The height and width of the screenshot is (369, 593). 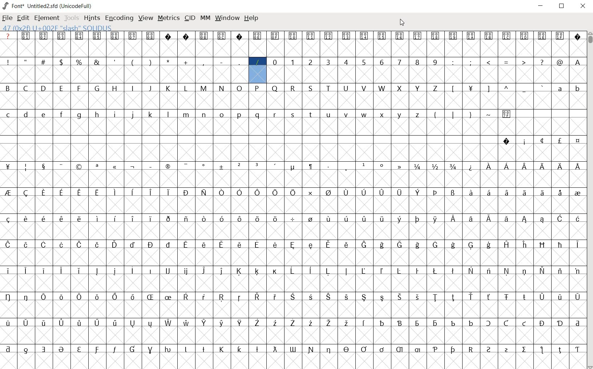 I want to click on glyph, so click(x=310, y=270).